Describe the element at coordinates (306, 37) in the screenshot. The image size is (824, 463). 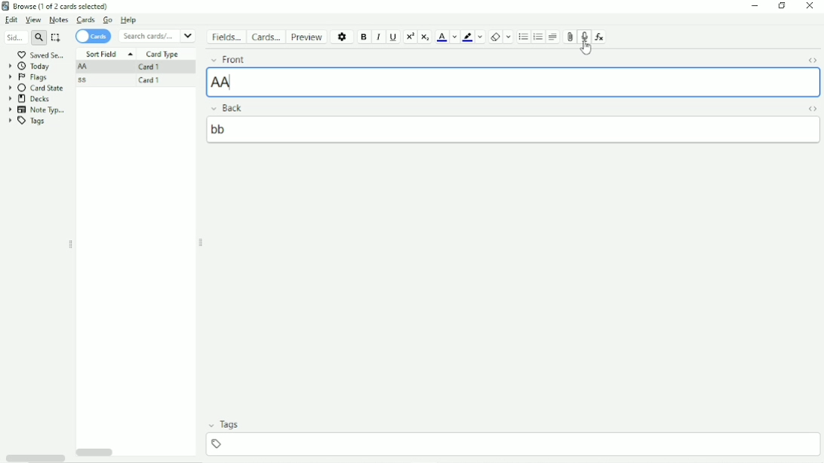
I see `Preview` at that location.